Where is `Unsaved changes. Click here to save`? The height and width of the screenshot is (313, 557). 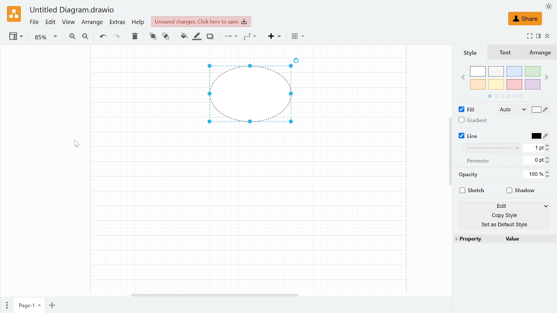
Unsaved changes. Click here to save is located at coordinates (199, 21).